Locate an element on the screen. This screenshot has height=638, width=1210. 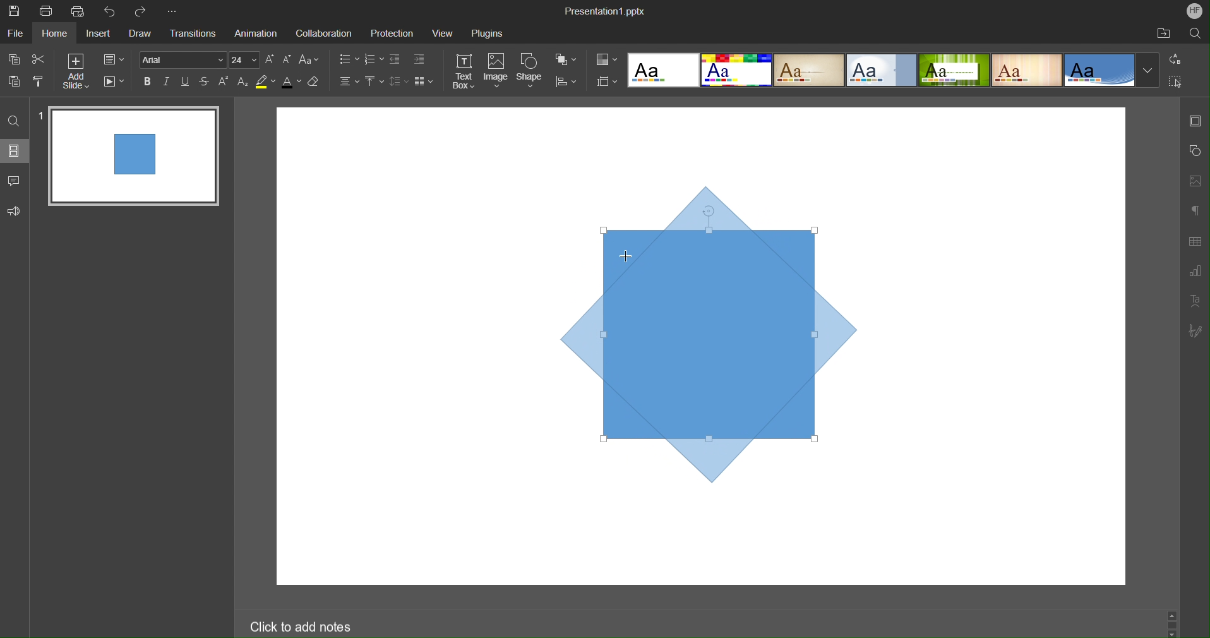
Text Art is located at coordinates (1195, 301).